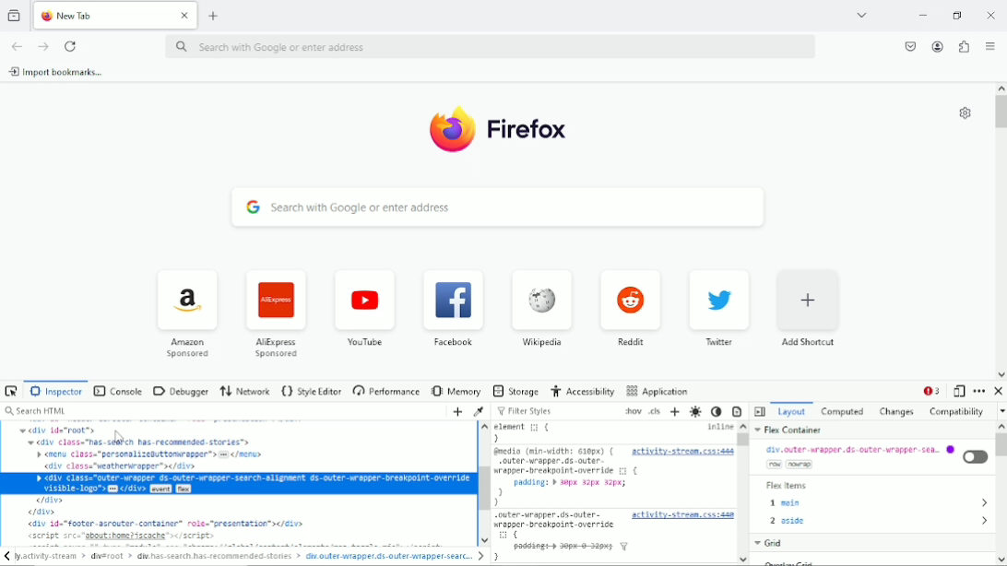  I want to click on Restore down, so click(957, 16).